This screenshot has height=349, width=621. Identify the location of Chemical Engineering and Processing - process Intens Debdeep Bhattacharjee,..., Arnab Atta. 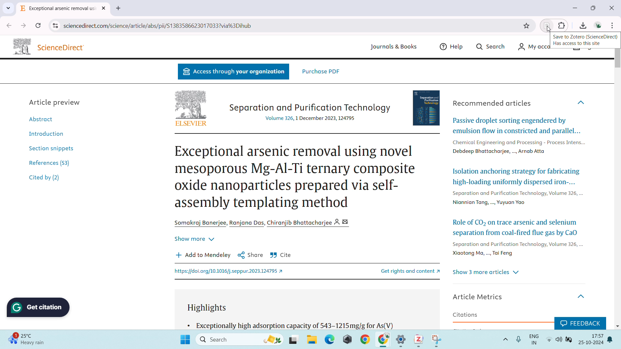
(517, 146).